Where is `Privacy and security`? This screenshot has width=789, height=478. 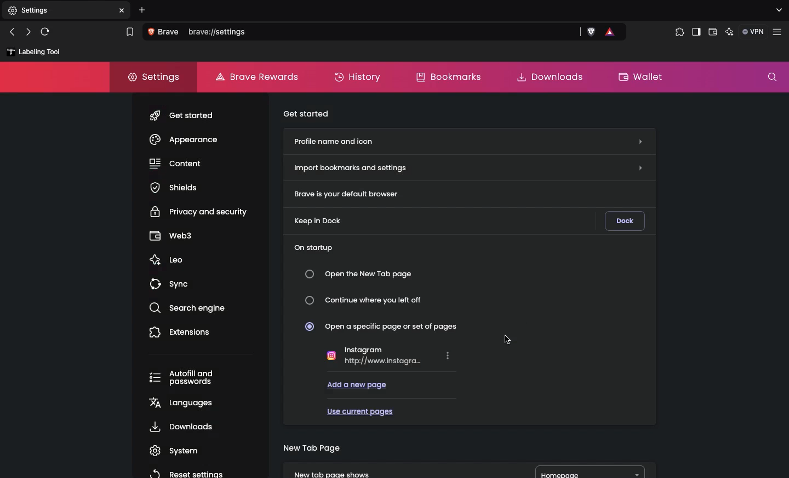 Privacy and security is located at coordinates (201, 211).